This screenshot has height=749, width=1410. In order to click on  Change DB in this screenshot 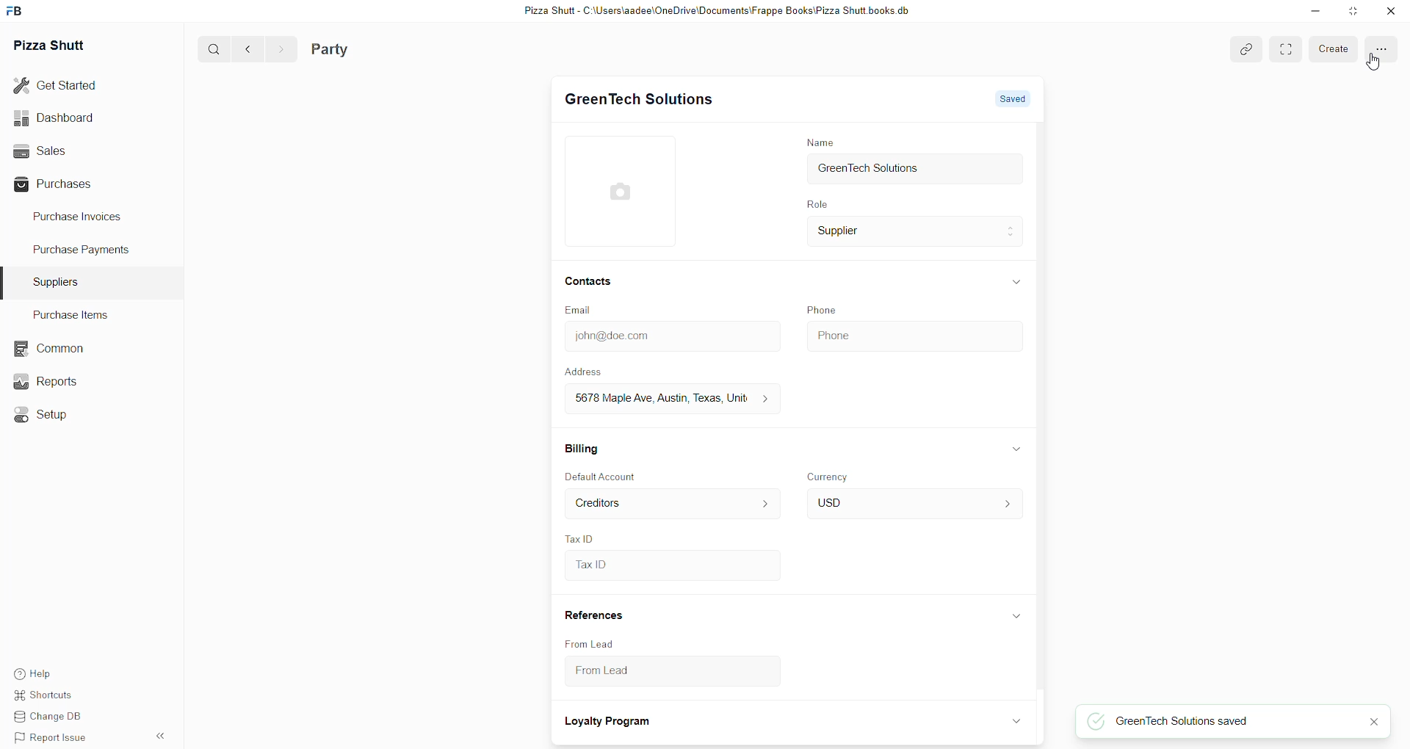, I will do `click(53, 718)`.